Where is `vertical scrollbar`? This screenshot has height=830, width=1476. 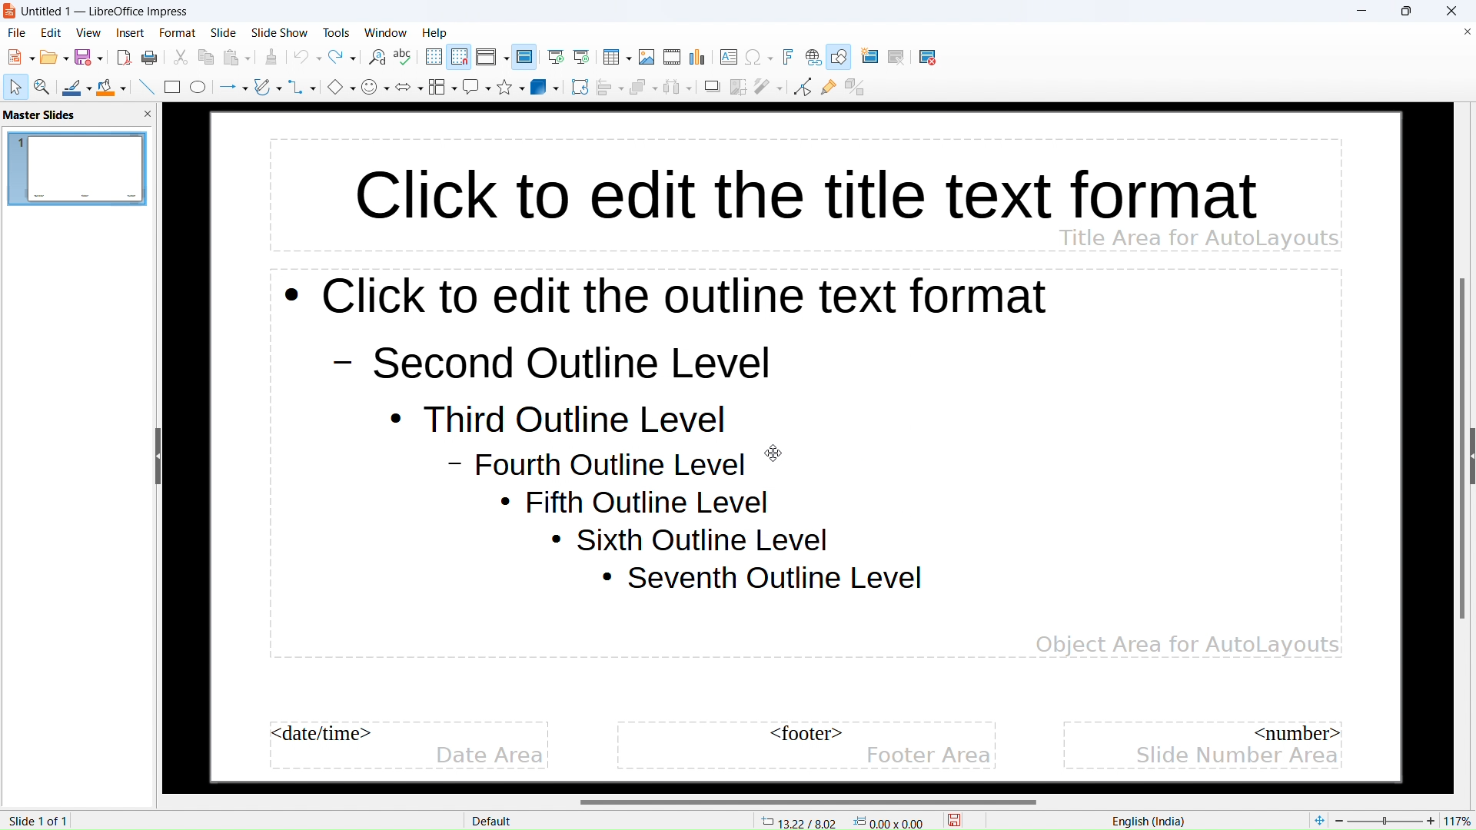
vertical scrollbar is located at coordinates (1460, 449).